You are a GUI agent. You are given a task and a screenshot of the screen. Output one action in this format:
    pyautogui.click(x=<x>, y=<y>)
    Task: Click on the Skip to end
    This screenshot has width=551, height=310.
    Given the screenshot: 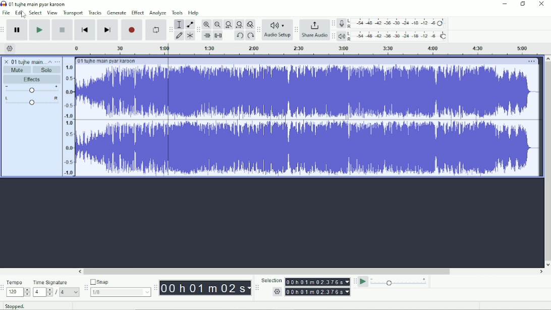 What is the action you would take?
    pyautogui.click(x=107, y=30)
    